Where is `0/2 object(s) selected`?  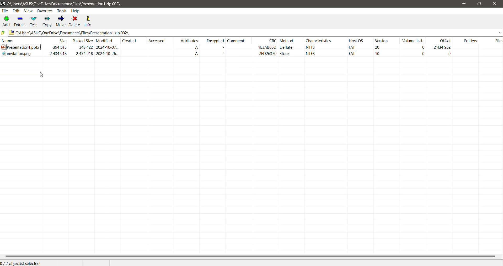
0/2 object(s) selected is located at coordinates (22, 263).